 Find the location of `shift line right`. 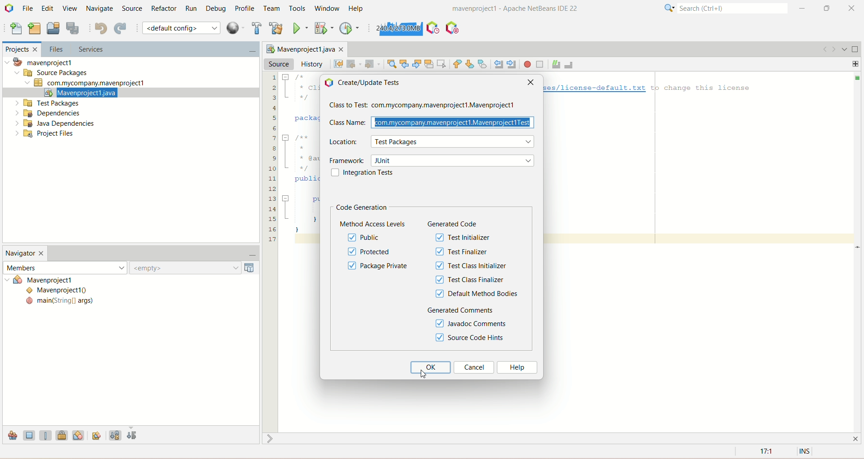

shift line right is located at coordinates (512, 64).